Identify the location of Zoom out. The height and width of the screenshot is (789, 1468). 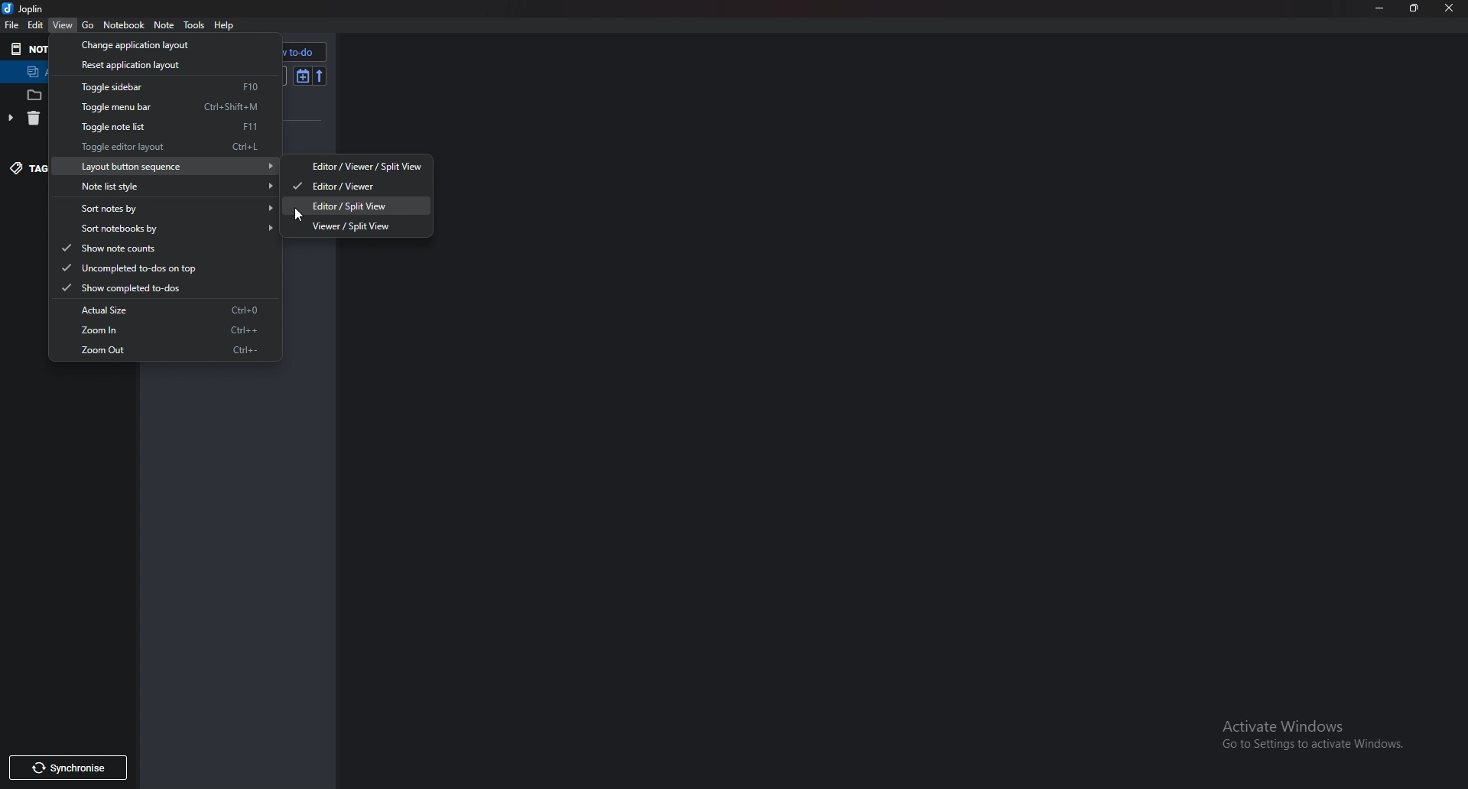
(169, 349).